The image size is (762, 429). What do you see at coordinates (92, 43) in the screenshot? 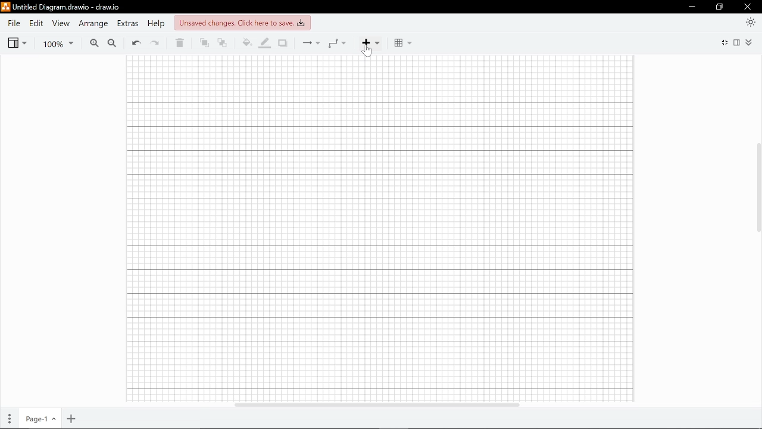
I see `Zoom in` at bounding box center [92, 43].